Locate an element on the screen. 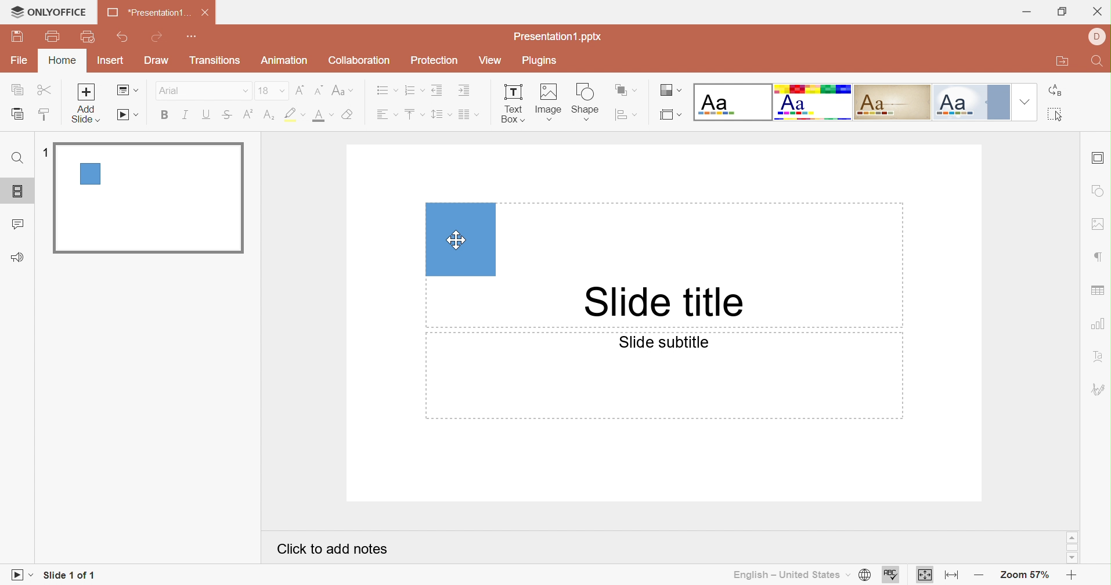  Zoom in is located at coordinates (1072, 577).